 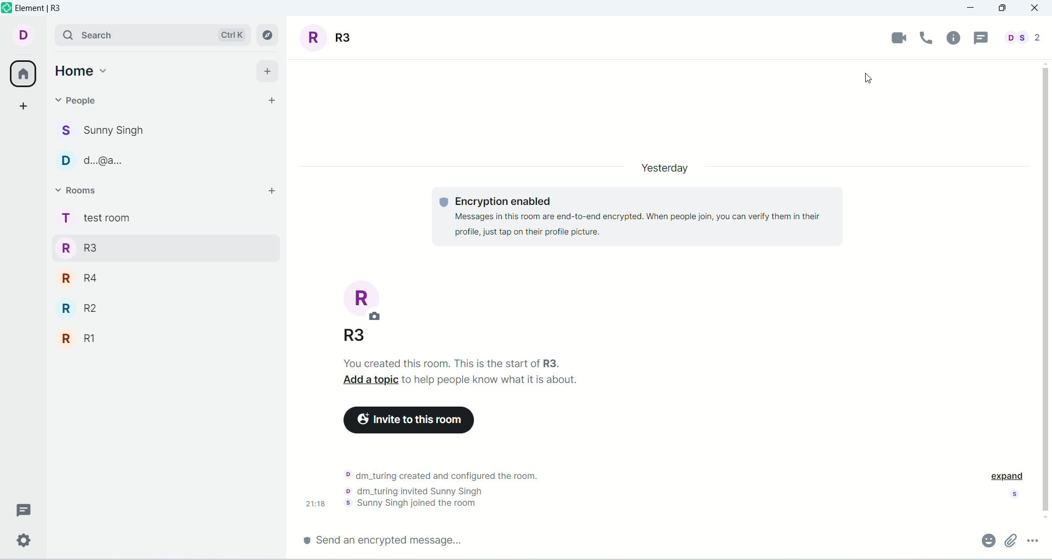 What do you see at coordinates (387, 539) in the screenshot?
I see `send message` at bounding box center [387, 539].